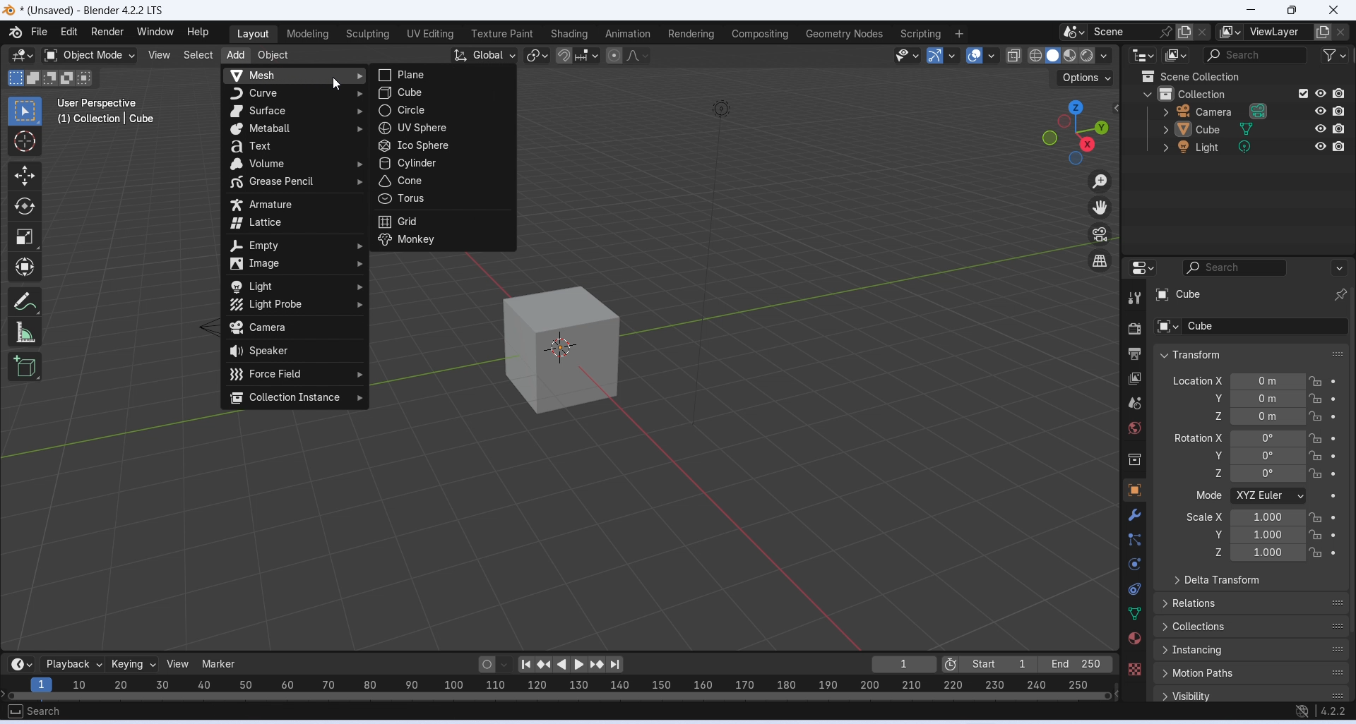 This screenshot has width=1356, height=724. I want to click on Geometry notes, so click(846, 33).